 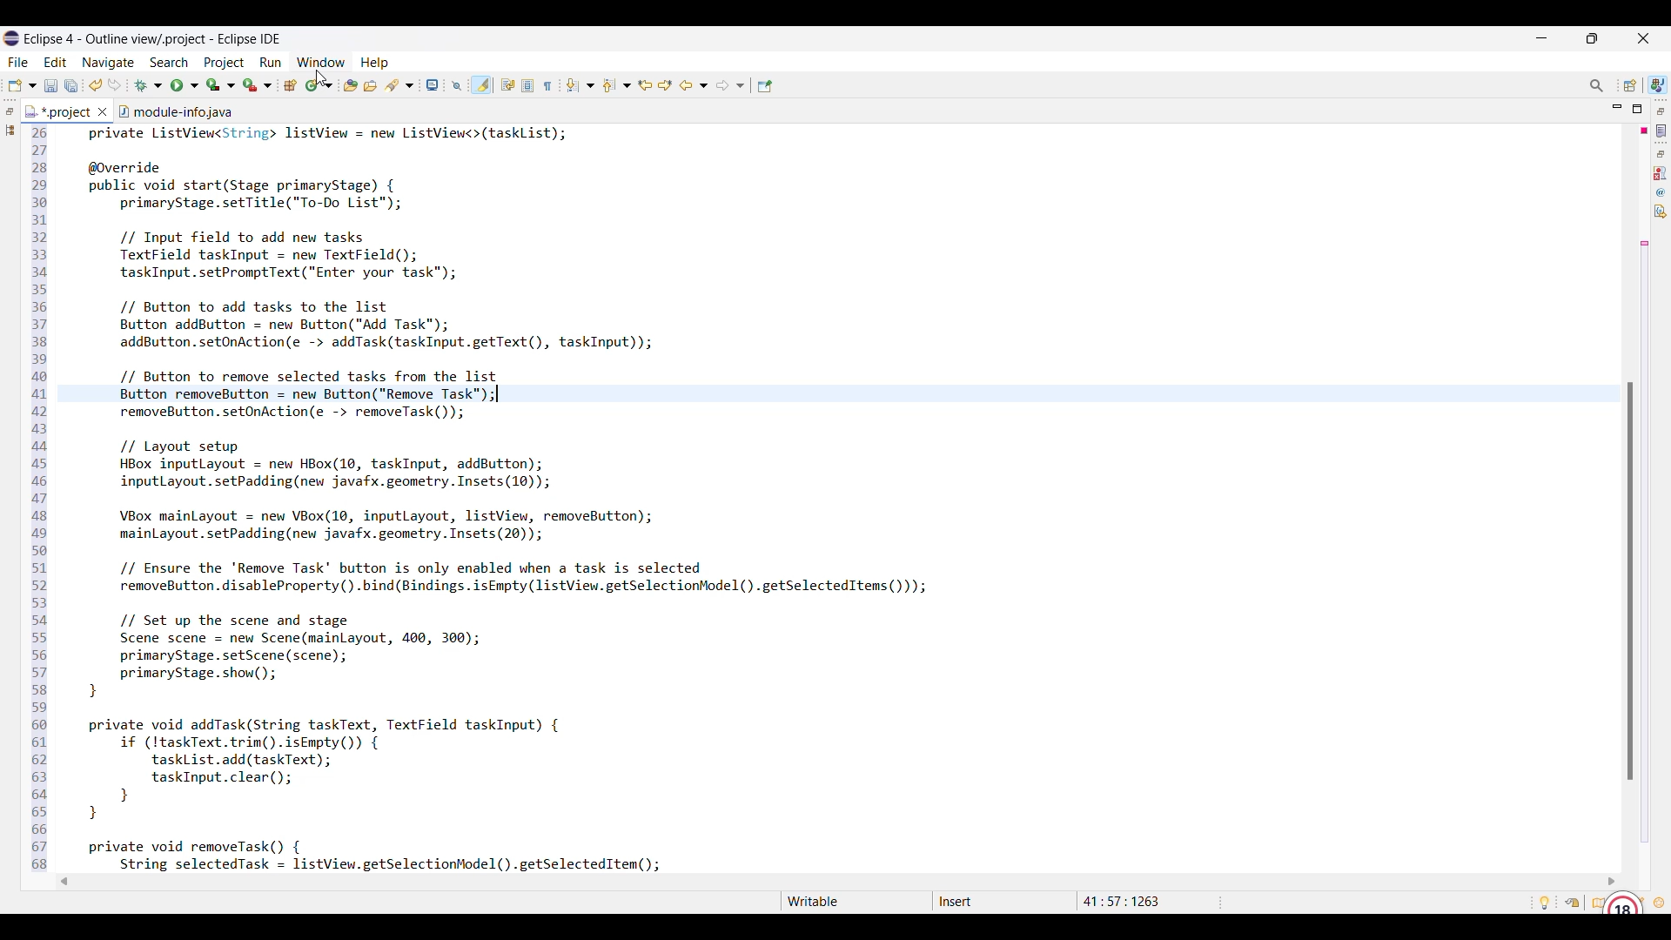 I want to click on Access commands and other items , so click(x=1597, y=86).